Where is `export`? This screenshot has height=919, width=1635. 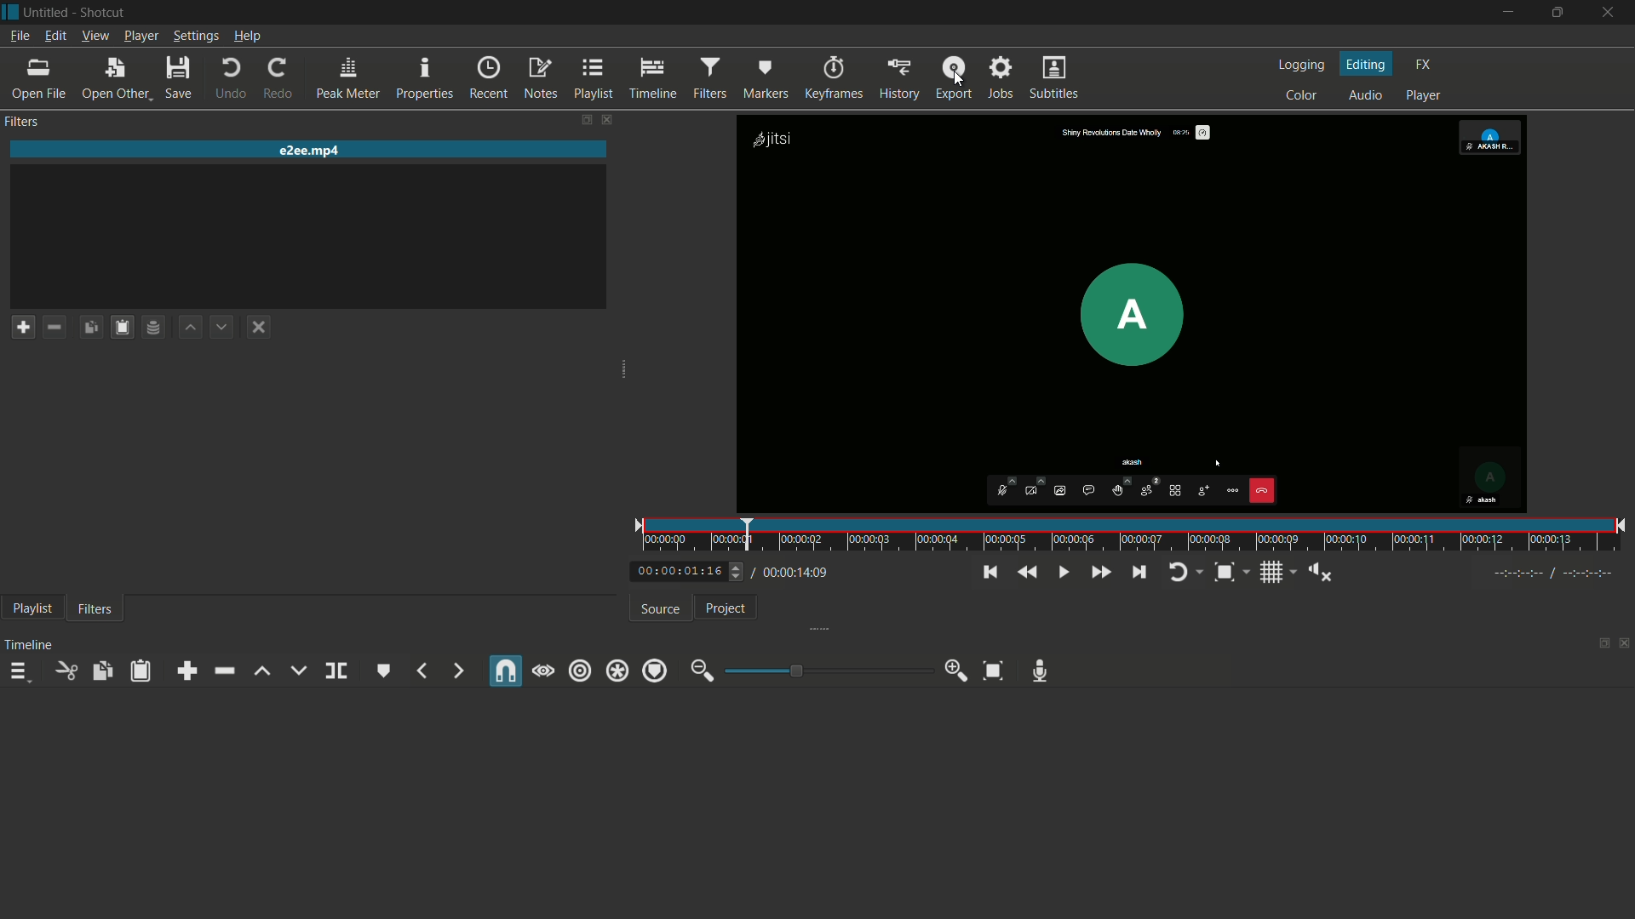
export is located at coordinates (901, 79).